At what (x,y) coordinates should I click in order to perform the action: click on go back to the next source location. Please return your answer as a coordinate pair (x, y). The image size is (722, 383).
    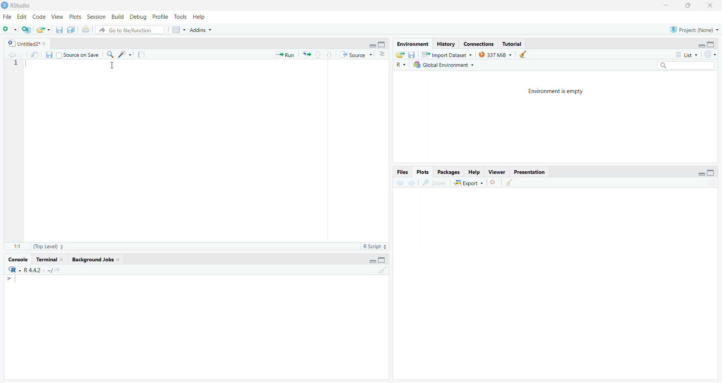
    Looking at the image, I should click on (24, 55).